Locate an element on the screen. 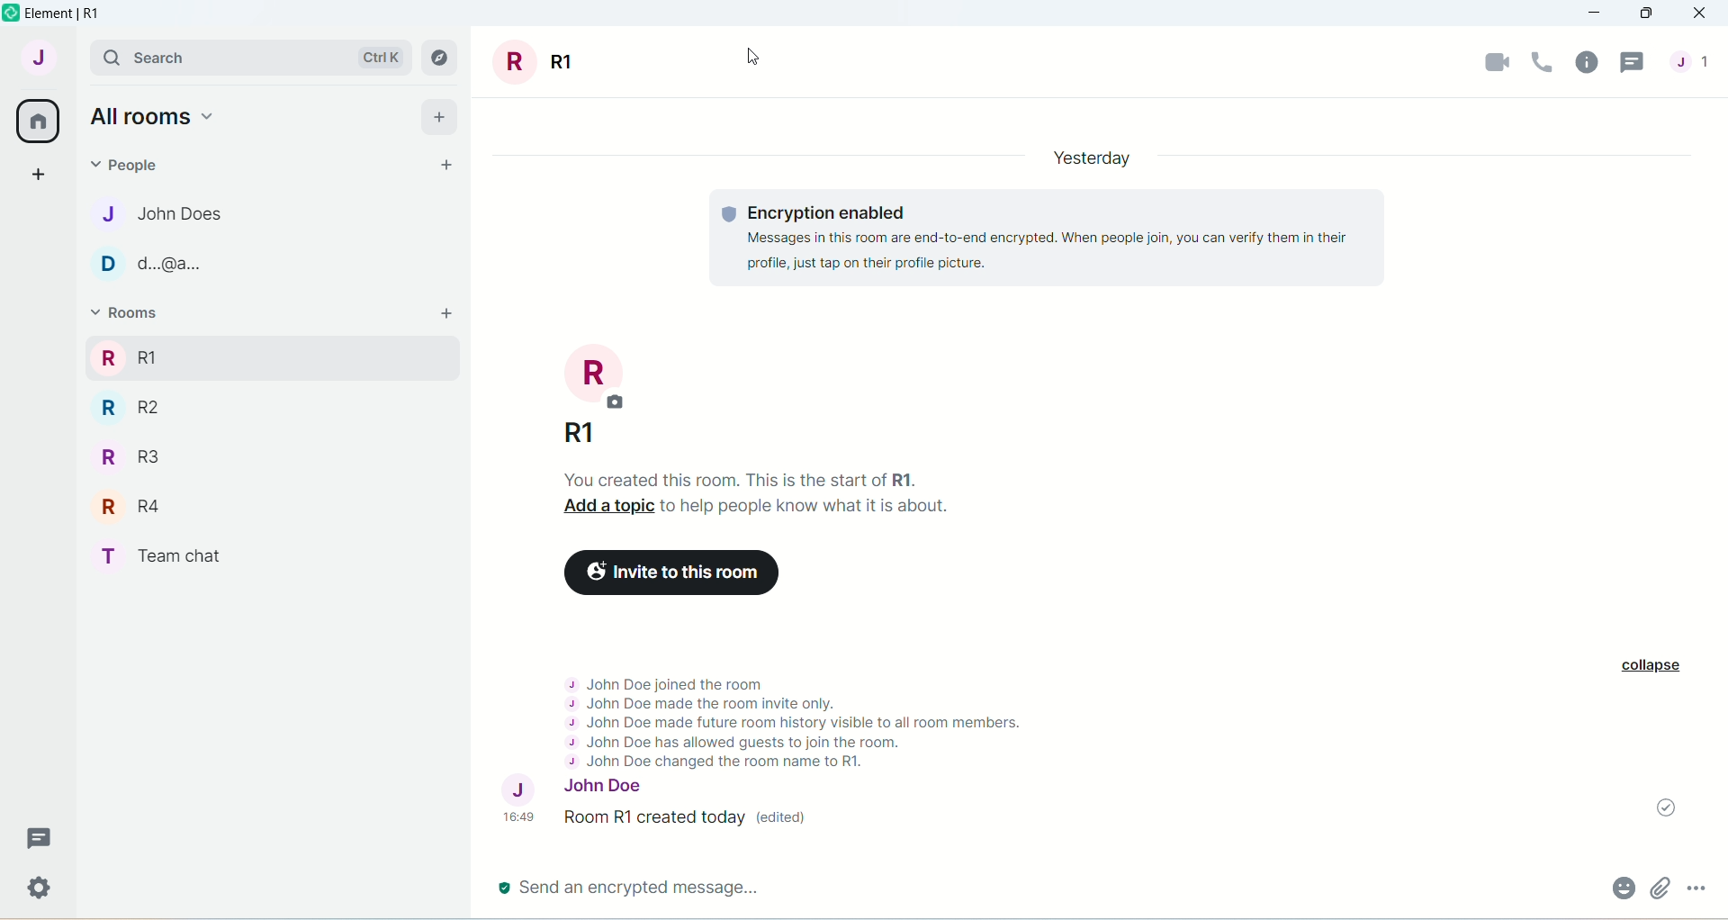 The image size is (1728, 920). d...@a... is located at coordinates (134, 264).